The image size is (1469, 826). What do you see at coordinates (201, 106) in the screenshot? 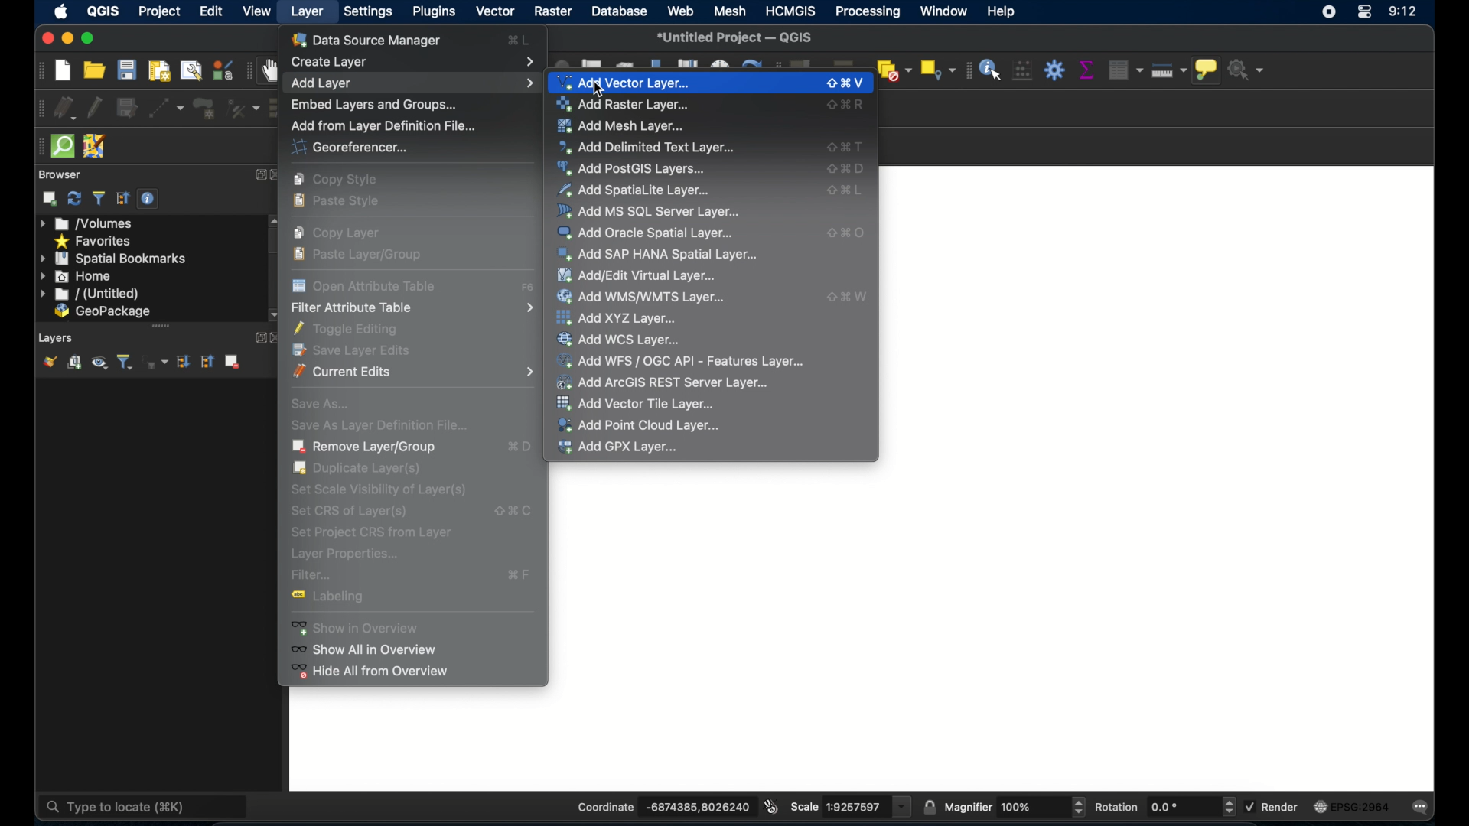
I see `add polygon feature` at bounding box center [201, 106].